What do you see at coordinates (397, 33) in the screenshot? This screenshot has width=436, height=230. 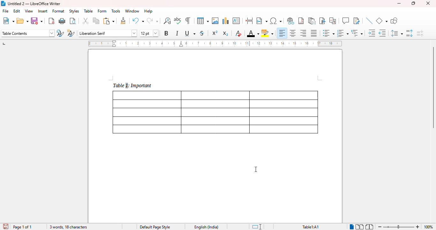 I see `set line spacing` at bounding box center [397, 33].